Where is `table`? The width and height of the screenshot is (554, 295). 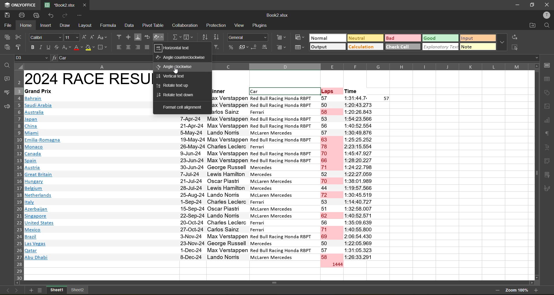
table is located at coordinates (548, 80).